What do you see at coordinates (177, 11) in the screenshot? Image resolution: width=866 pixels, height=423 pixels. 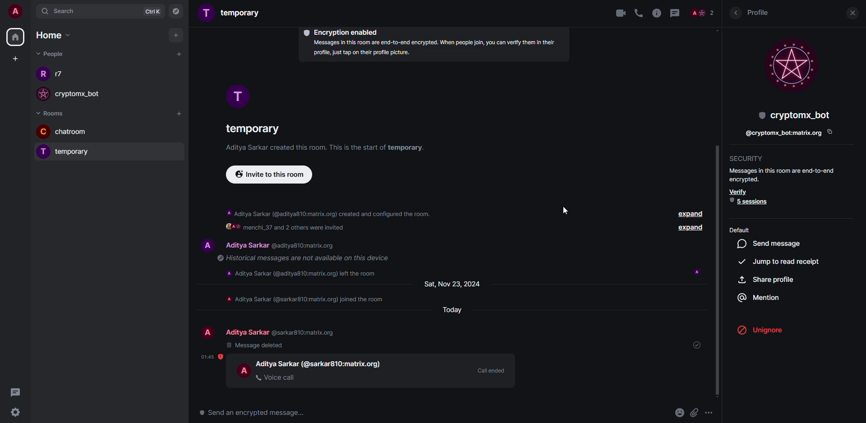 I see `navigator` at bounding box center [177, 11].